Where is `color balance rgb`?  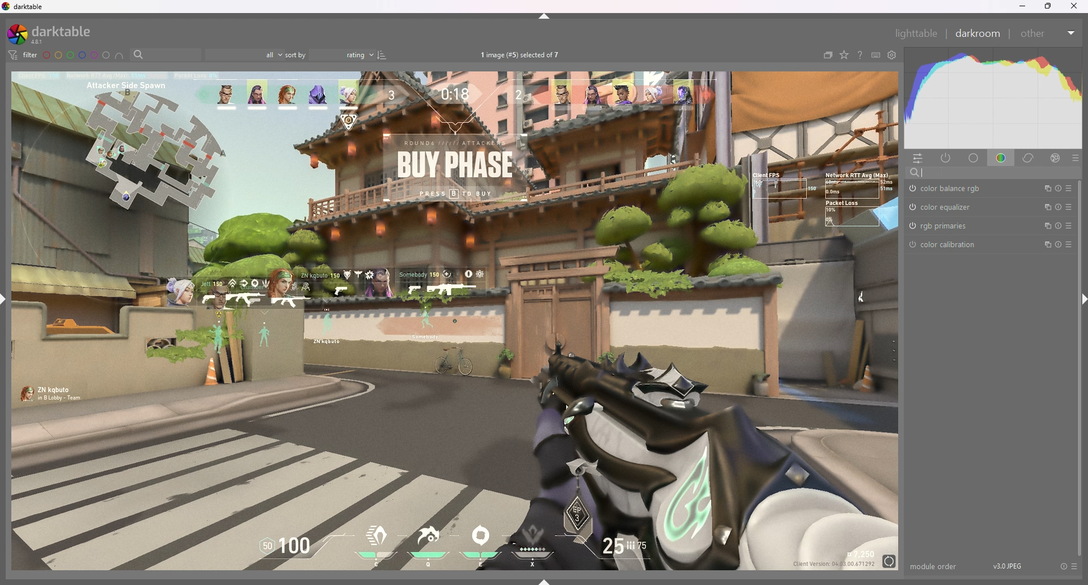 color balance rgb is located at coordinates (949, 189).